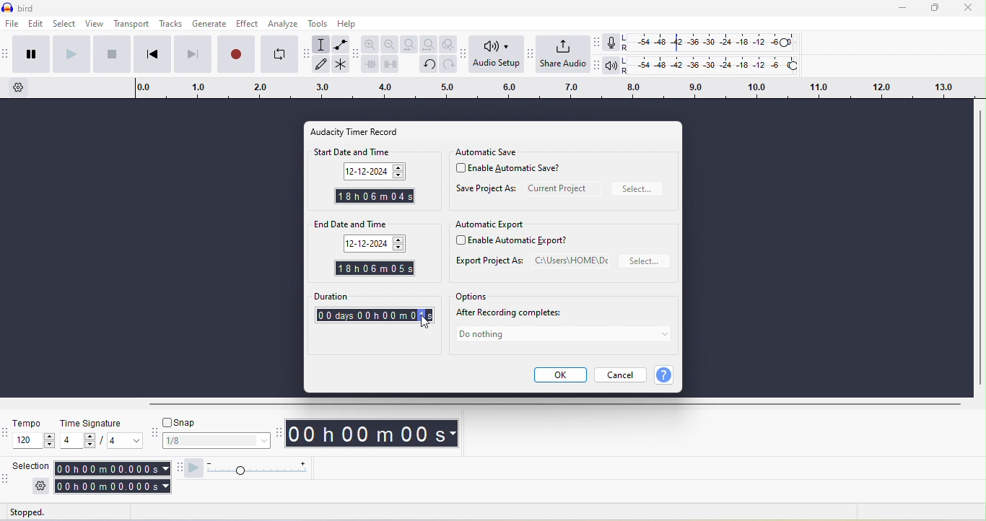 This screenshot has width=986, height=521. Describe the element at coordinates (154, 433) in the screenshot. I see `audacity snapping toolbar` at that location.